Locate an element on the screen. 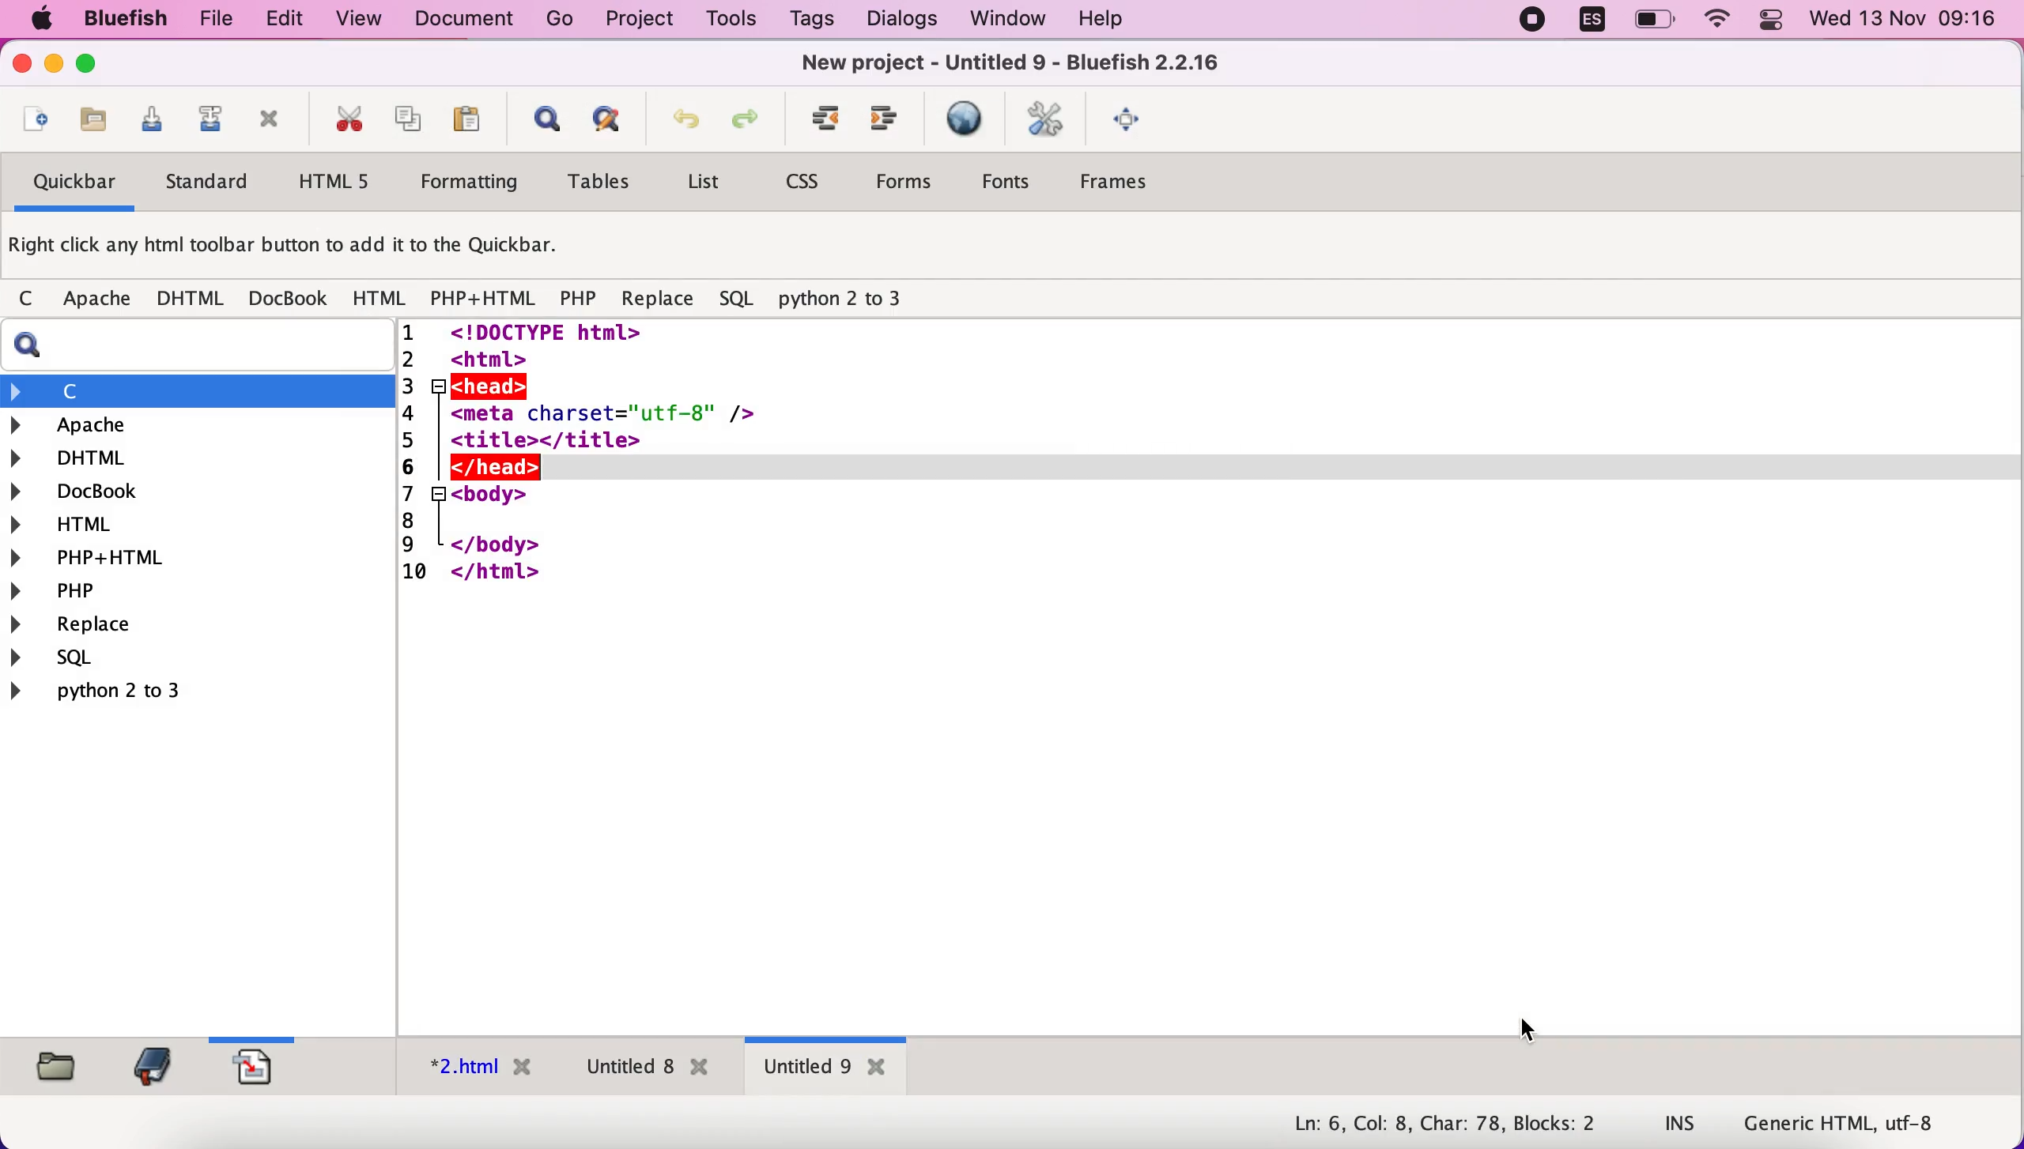 The width and height of the screenshot is (2024, 1149). document is located at coordinates (470, 19).